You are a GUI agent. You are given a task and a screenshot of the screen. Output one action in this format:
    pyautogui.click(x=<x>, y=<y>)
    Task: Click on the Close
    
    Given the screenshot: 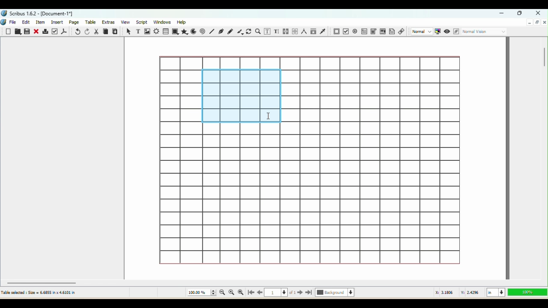 What is the action you would take?
    pyautogui.click(x=537, y=12)
    